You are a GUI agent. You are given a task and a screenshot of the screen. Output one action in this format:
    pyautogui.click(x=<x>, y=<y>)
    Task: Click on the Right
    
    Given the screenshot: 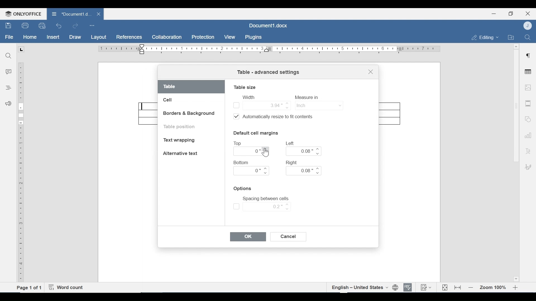 What is the action you would take?
    pyautogui.click(x=292, y=162)
    